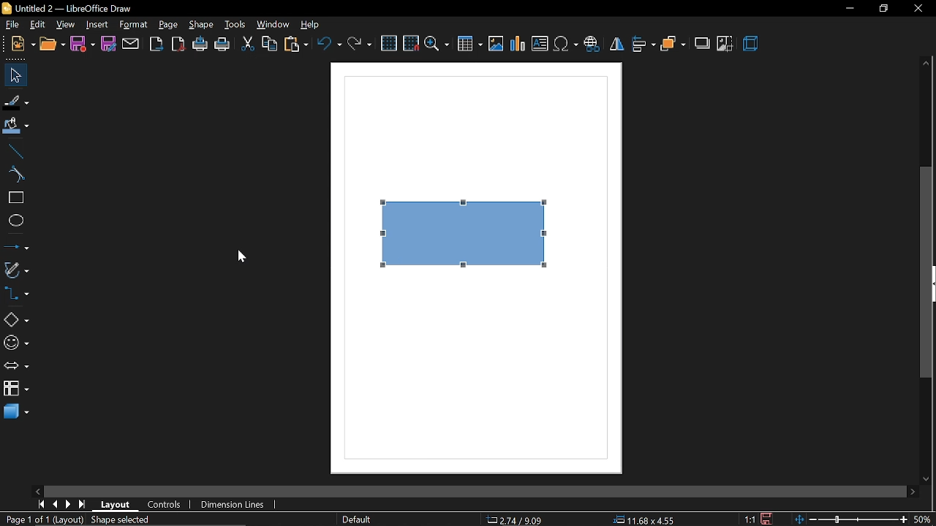 The image size is (936, 526). I want to click on line, so click(13, 152).